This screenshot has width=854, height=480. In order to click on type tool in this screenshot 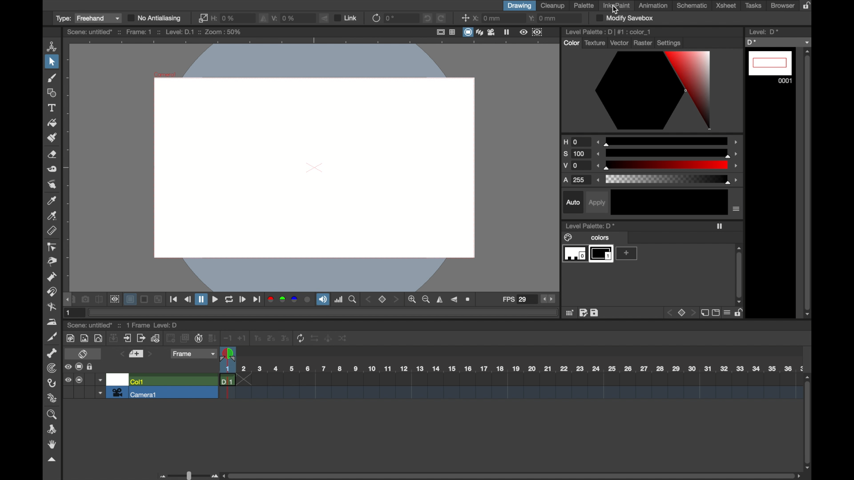, I will do `click(52, 108)`.